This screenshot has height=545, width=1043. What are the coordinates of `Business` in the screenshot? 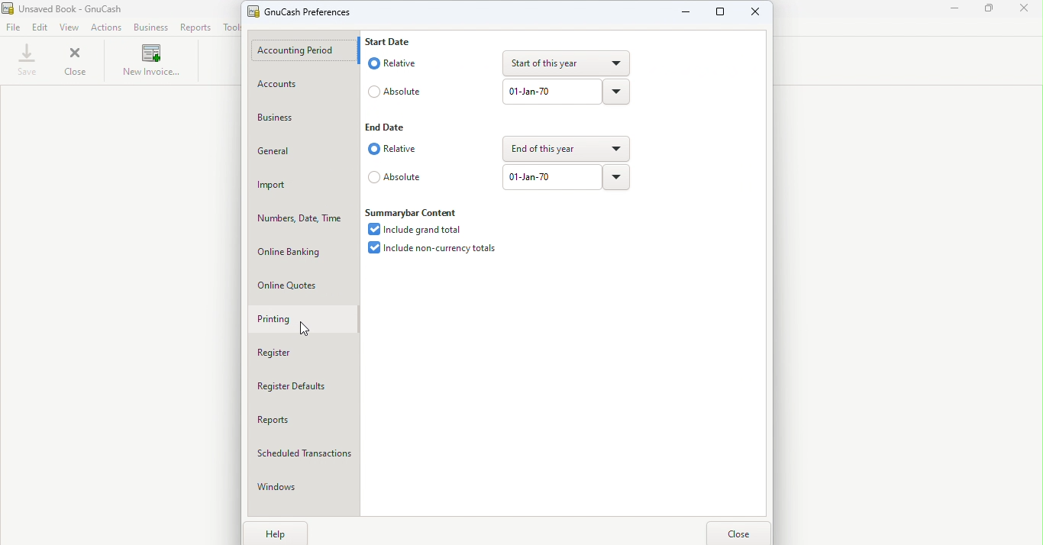 It's located at (305, 118).